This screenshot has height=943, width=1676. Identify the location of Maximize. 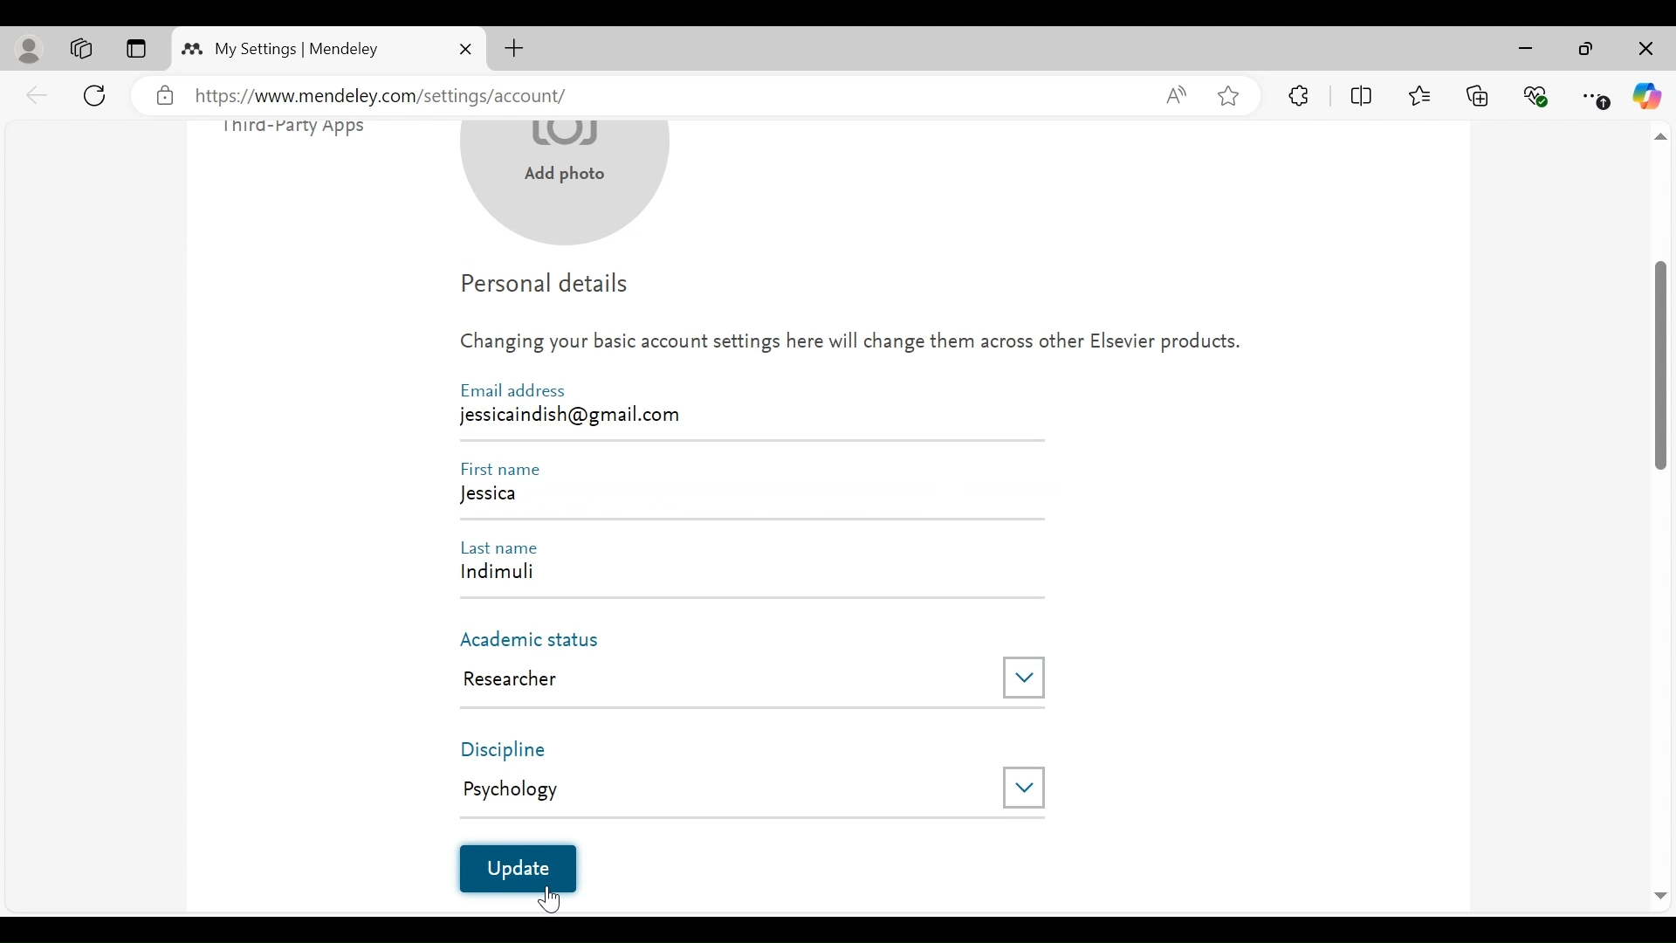
(1586, 51).